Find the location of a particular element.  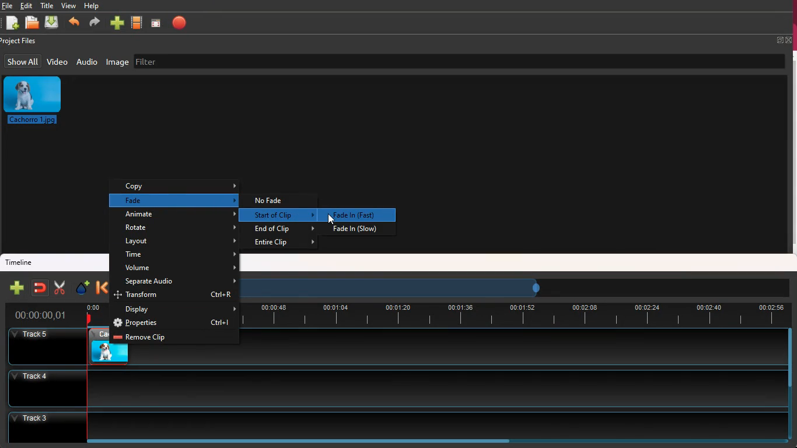

track5 is located at coordinates (46, 346).